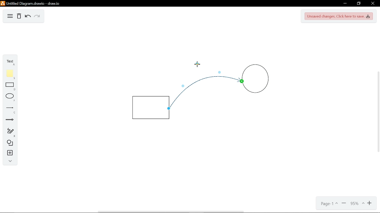 This screenshot has height=213, width=380. I want to click on Rectangle, so click(9, 86).